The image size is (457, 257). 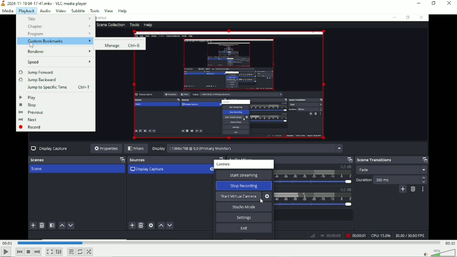 What do you see at coordinates (419, 3) in the screenshot?
I see `Minimize` at bounding box center [419, 3].